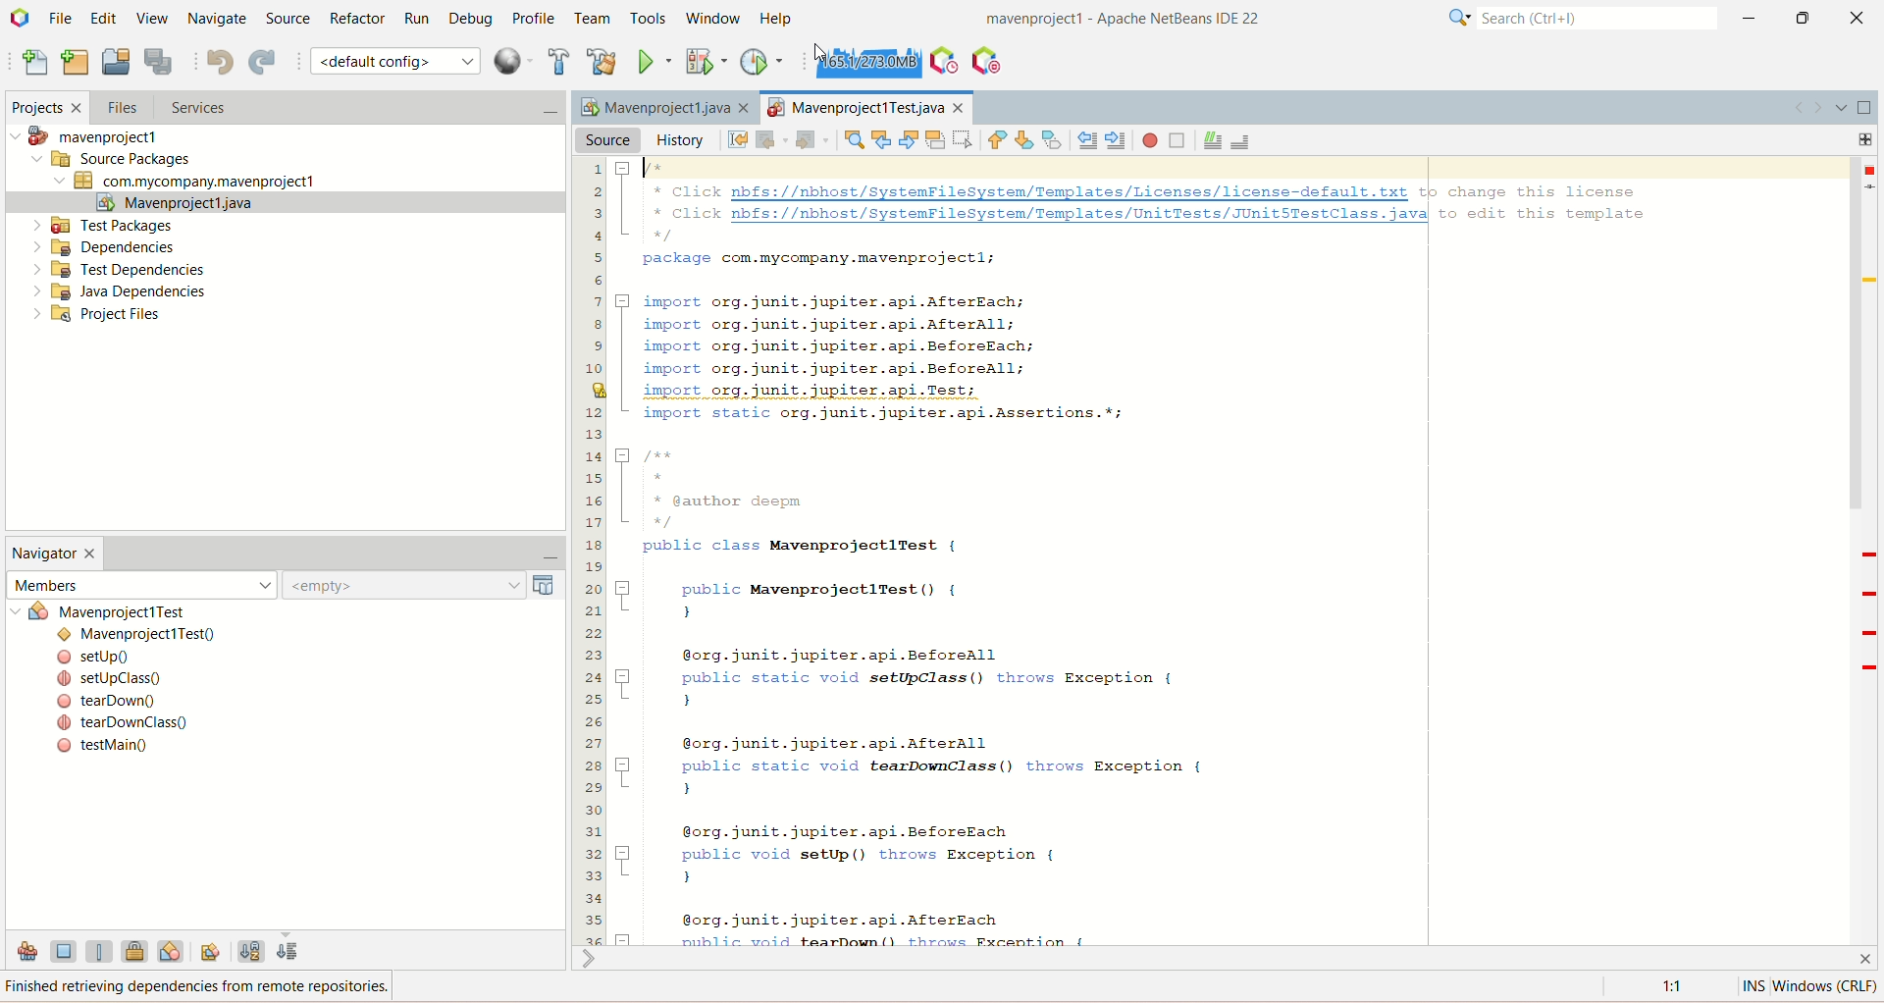 The height and width of the screenshot is (1003, 1884). I want to click on search(ctrl+e), so click(1573, 19).